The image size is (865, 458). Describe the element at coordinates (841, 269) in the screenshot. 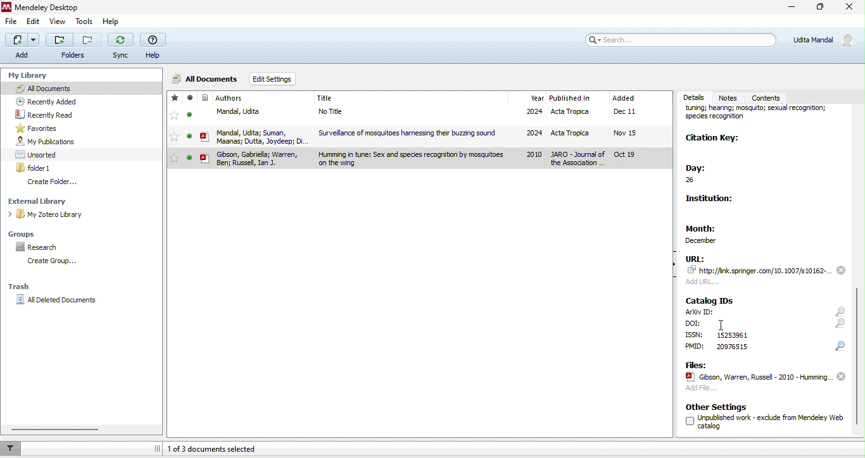

I see `remove` at that location.